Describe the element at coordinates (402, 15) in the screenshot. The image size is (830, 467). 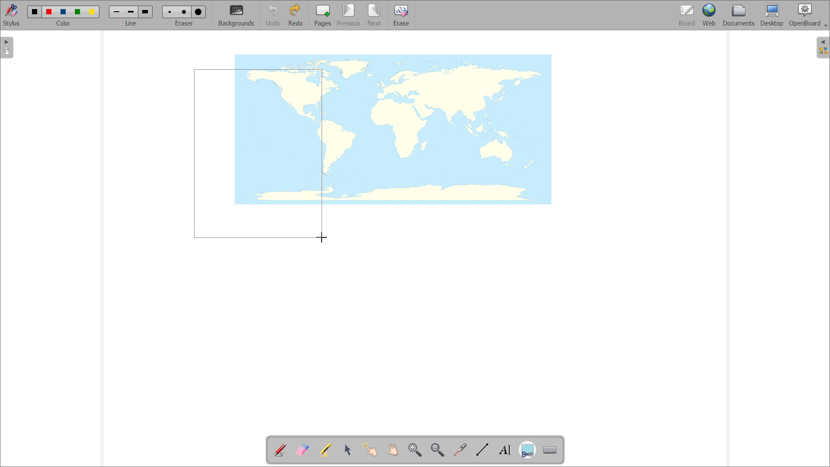
I see `erase` at that location.